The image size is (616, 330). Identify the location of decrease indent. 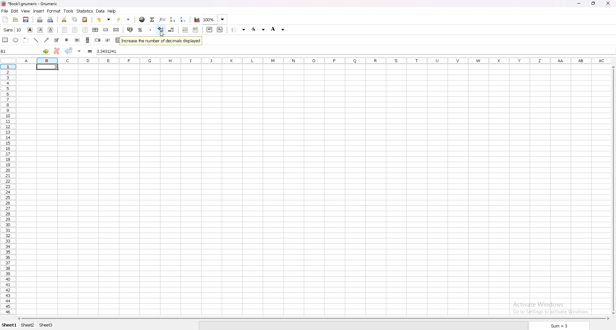
(186, 30).